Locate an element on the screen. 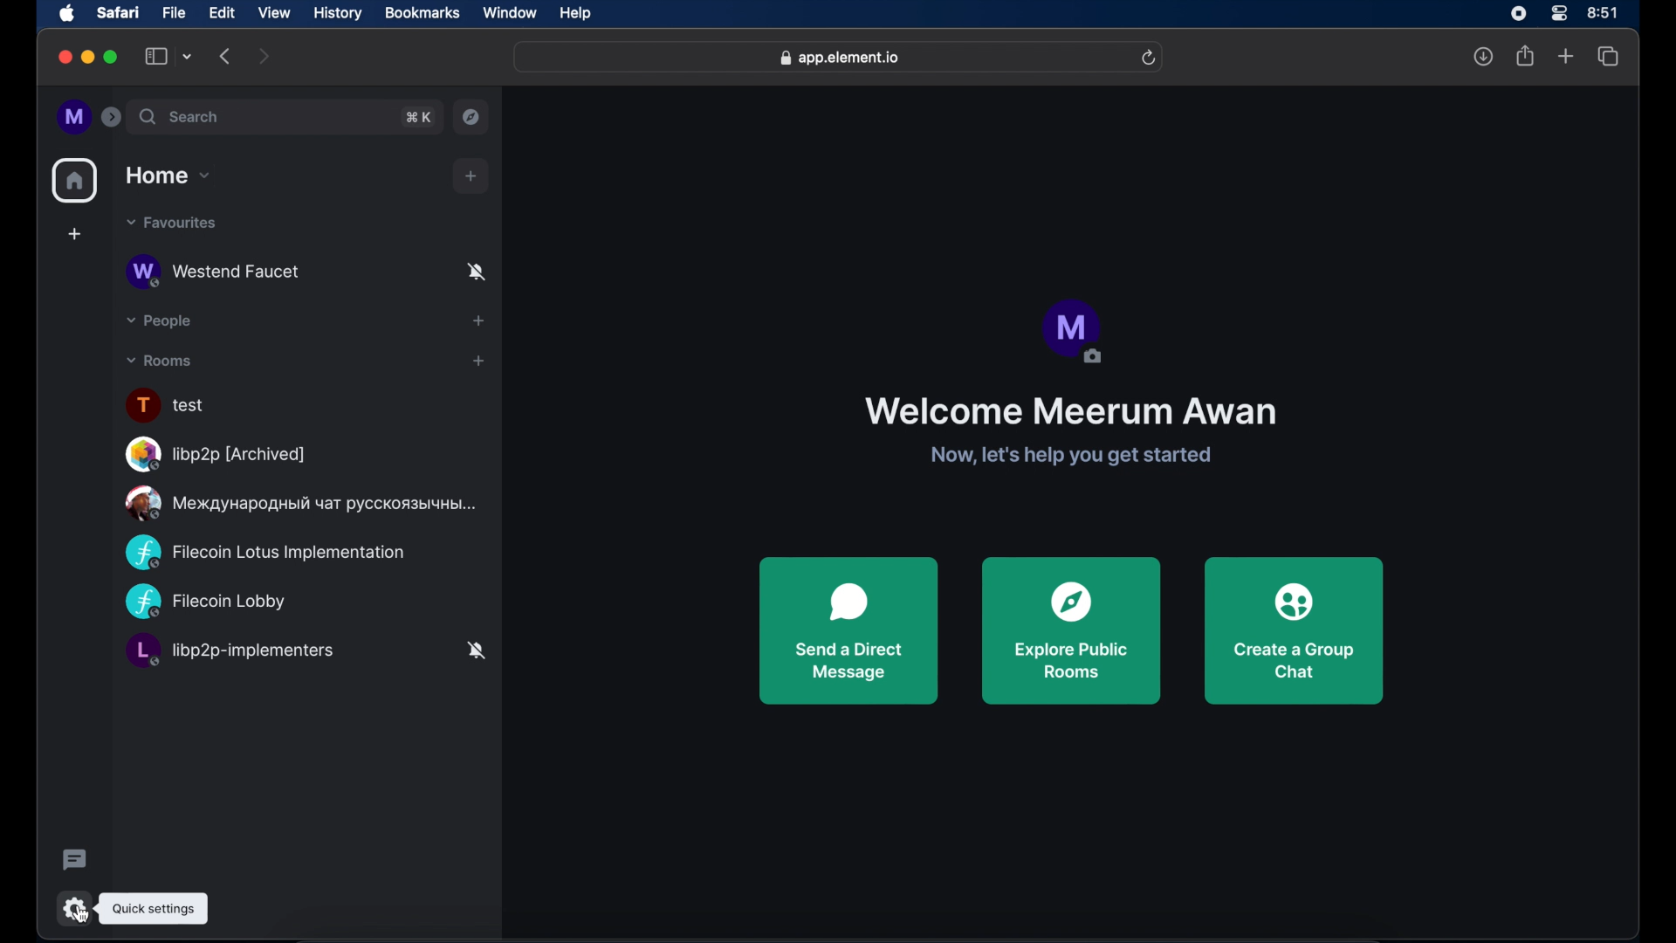 The image size is (1676, 943). edit is located at coordinates (223, 14).